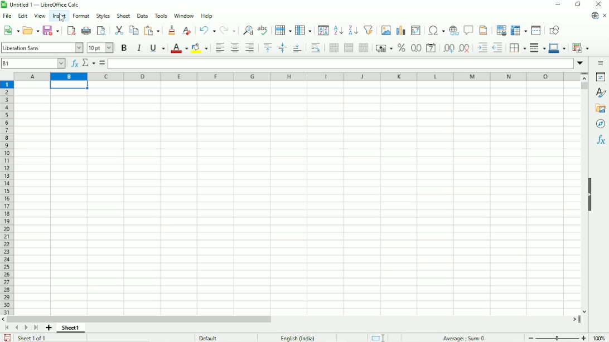  Describe the element at coordinates (282, 47) in the screenshot. I see `Center vertically` at that location.